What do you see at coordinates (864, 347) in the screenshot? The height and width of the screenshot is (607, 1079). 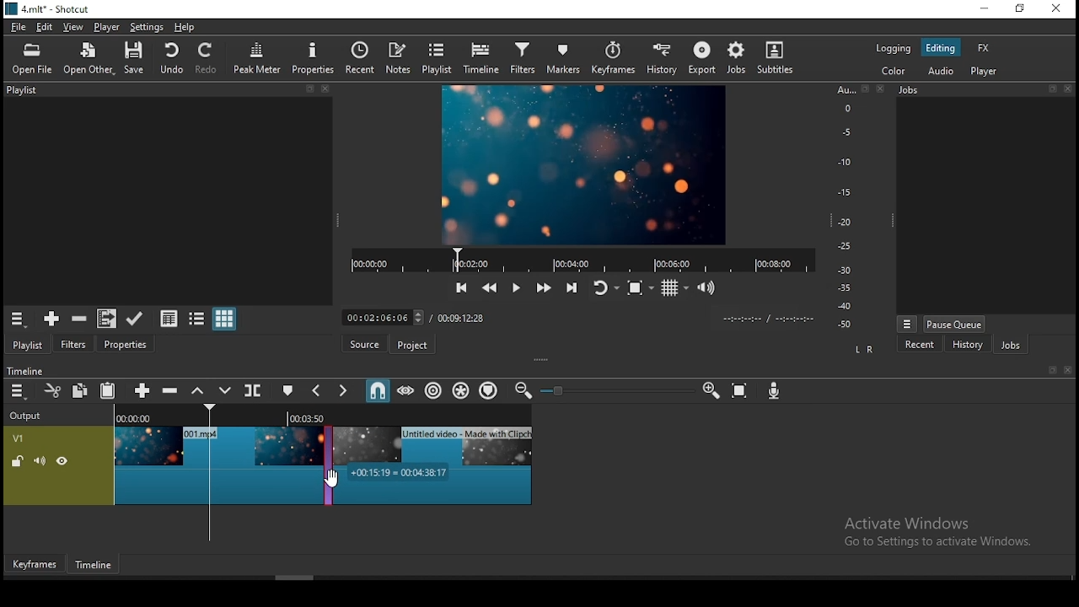 I see `L R` at bounding box center [864, 347].